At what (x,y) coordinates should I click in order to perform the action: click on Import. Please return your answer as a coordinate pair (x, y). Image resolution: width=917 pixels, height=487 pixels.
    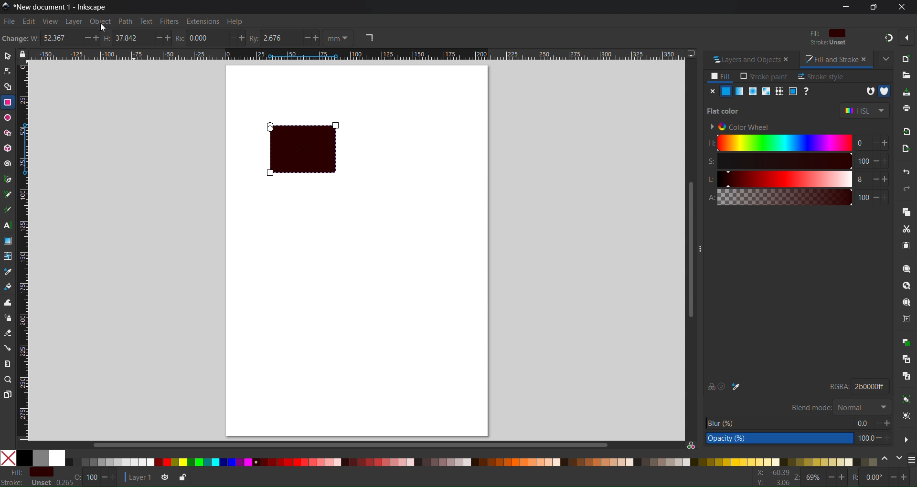
    Looking at the image, I should click on (906, 131).